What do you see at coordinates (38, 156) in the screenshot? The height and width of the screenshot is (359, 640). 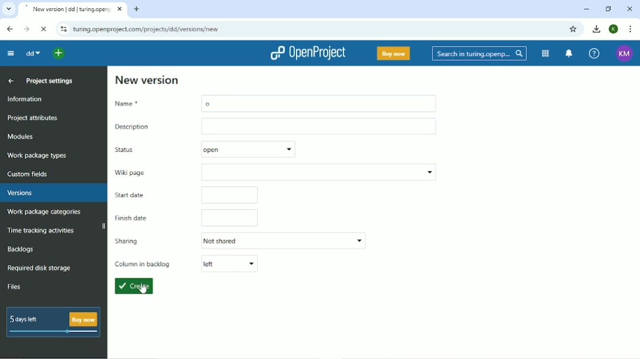 I see `Work package types` at bounding box center [38, 156].